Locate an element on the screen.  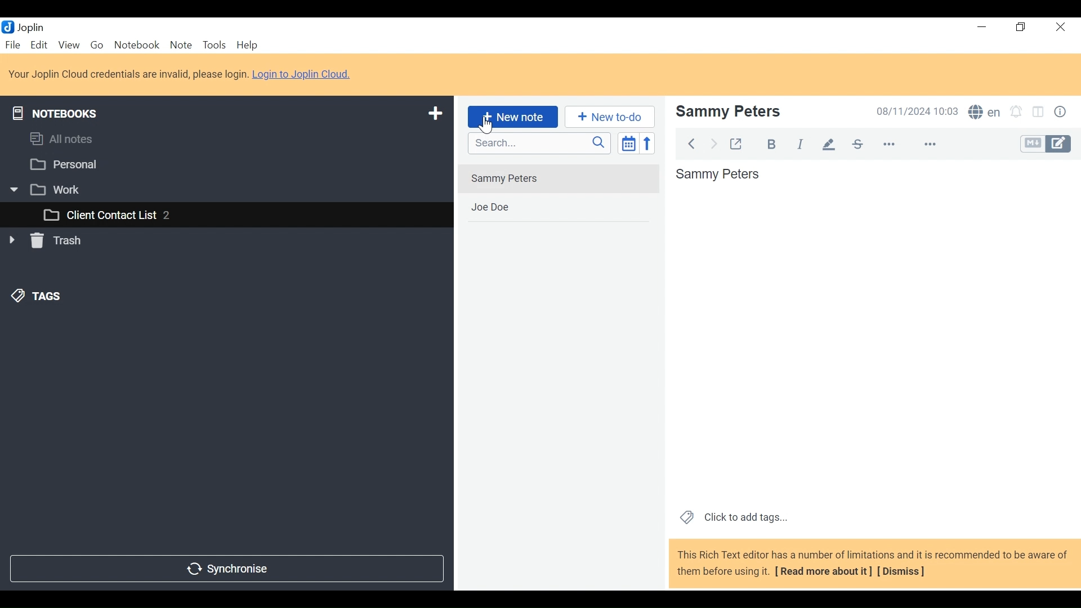
Trash is located at coordinates (47, 243).